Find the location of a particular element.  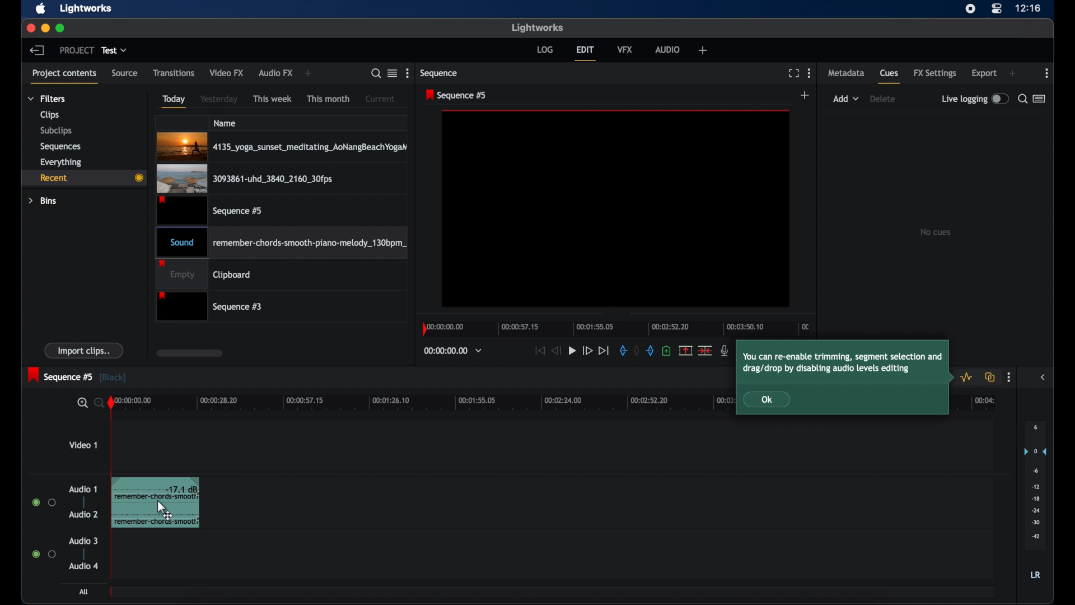

fast forward is located at coordinates (587, 351).